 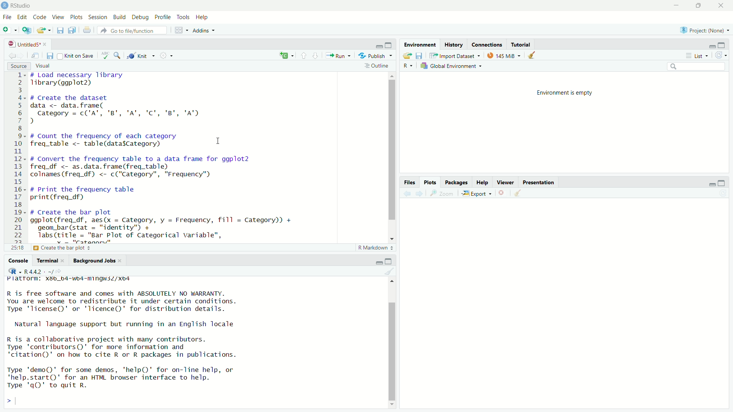 What do you see at coordinates (408, 66) in the screenshot?
I see `R dropdown` at bounding box center [408, 66].